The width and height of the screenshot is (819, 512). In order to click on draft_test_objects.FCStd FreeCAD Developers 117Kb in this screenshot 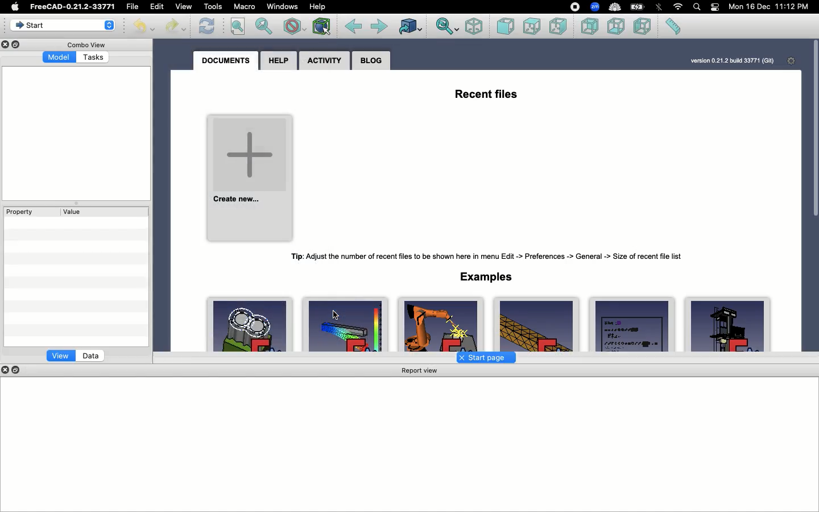, I will do `click(631, 325)`.